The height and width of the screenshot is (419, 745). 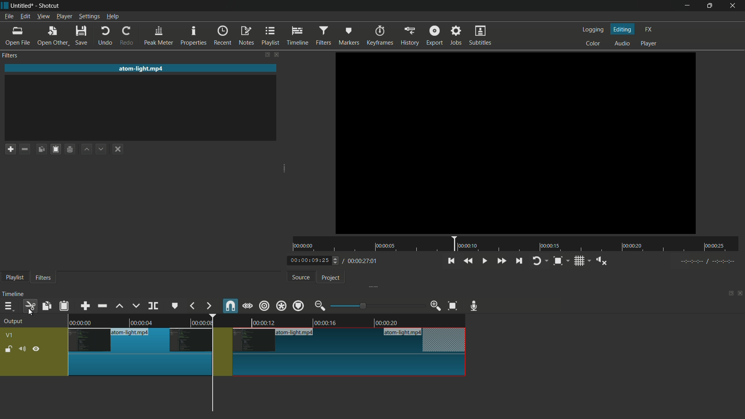 What do you see at coordinates (362, 261) in the screenshot?
I see `total time` at bounding box center [362, 261].